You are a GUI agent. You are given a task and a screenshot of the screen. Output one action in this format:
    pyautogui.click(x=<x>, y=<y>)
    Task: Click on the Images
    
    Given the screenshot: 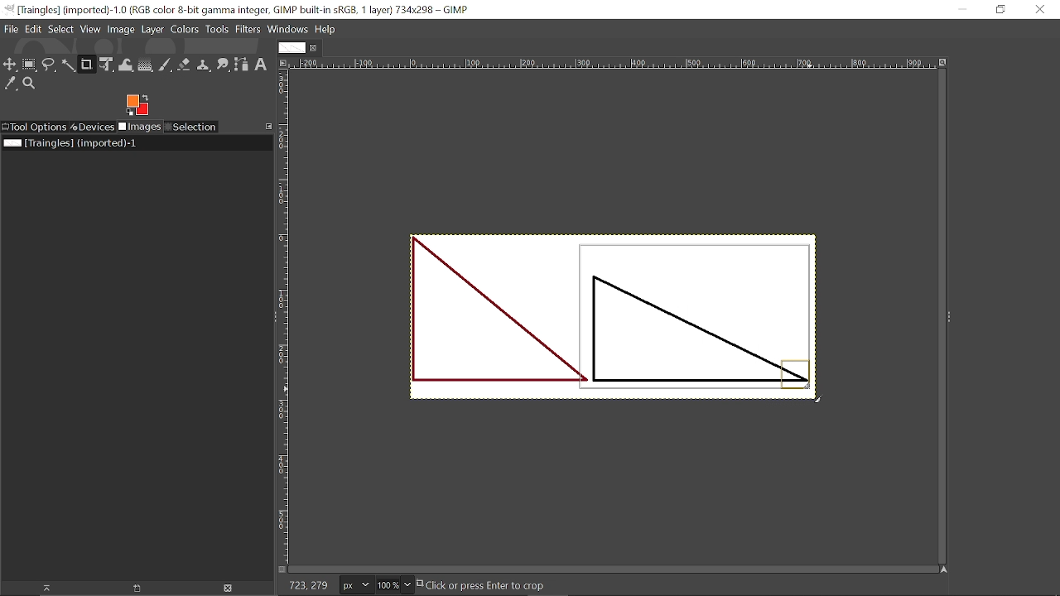 What is the action you would take?
    pyautogui.click(x=139, y=127)
    